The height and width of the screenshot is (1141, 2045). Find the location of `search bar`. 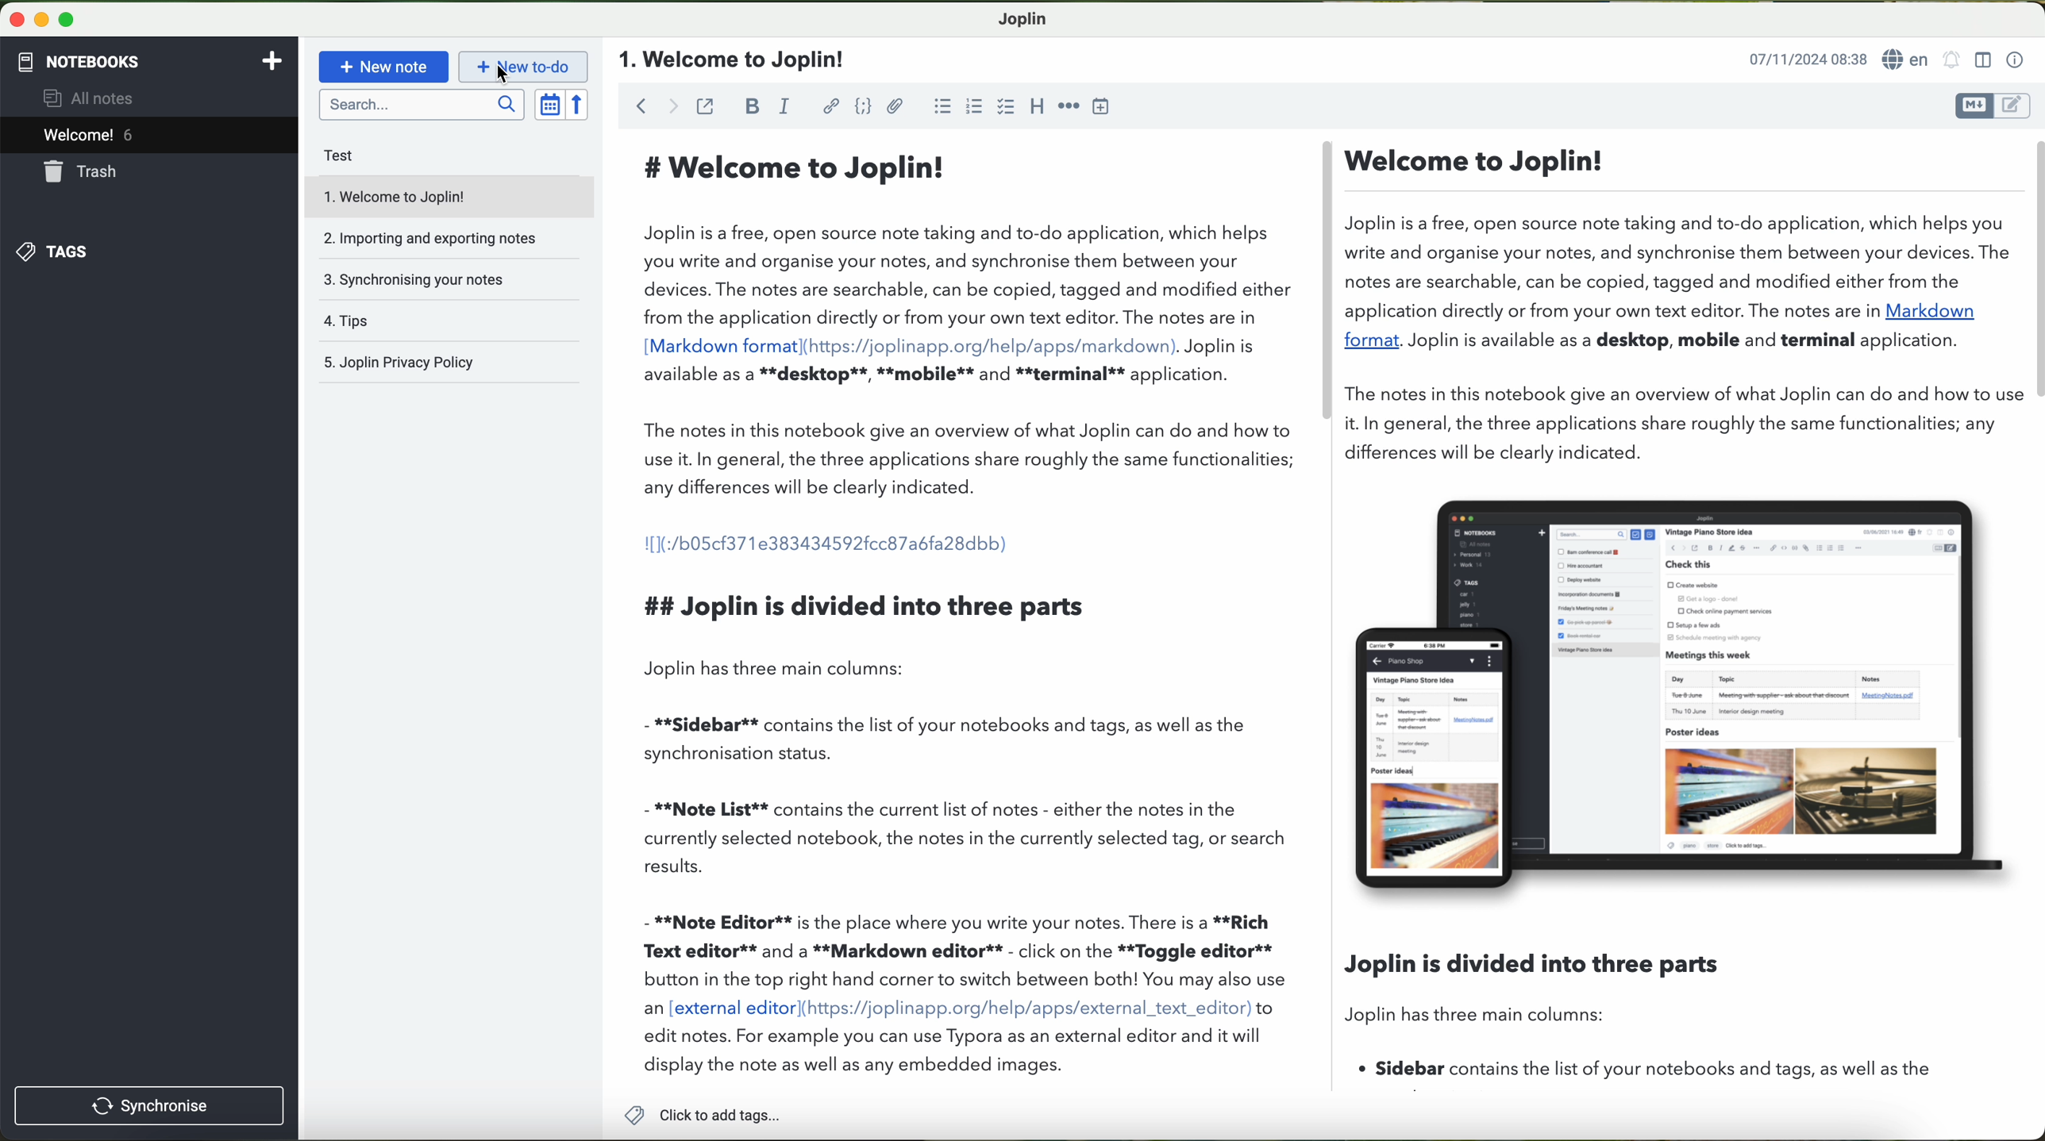

search bar is located at coordinates (422, 106).